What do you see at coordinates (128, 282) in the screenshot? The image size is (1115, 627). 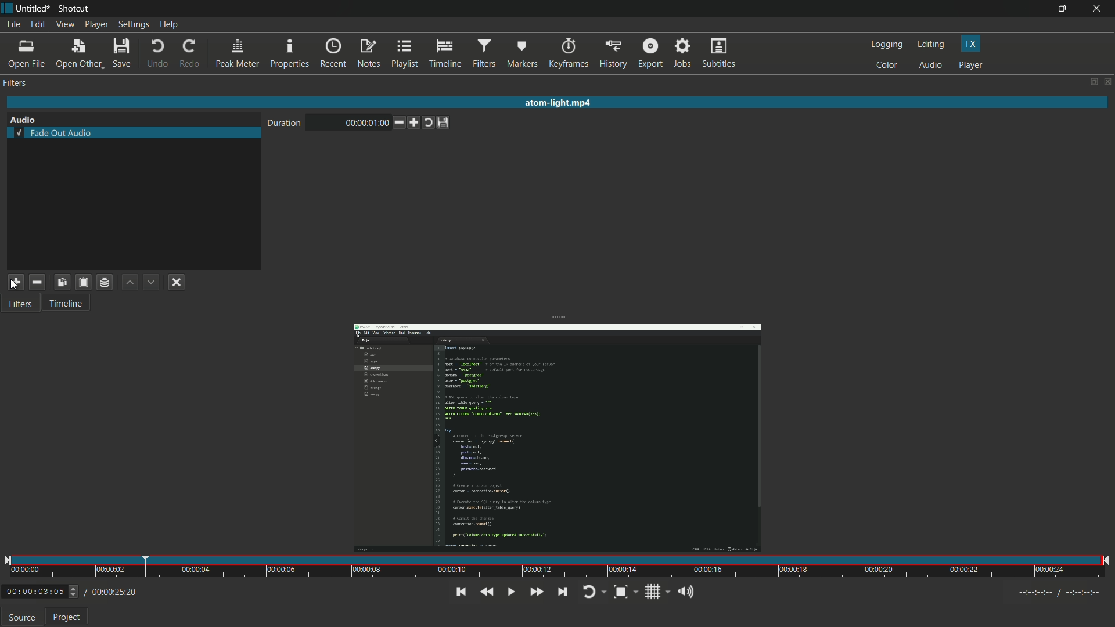 I see `move filter up` at bounding box center [128, 282].